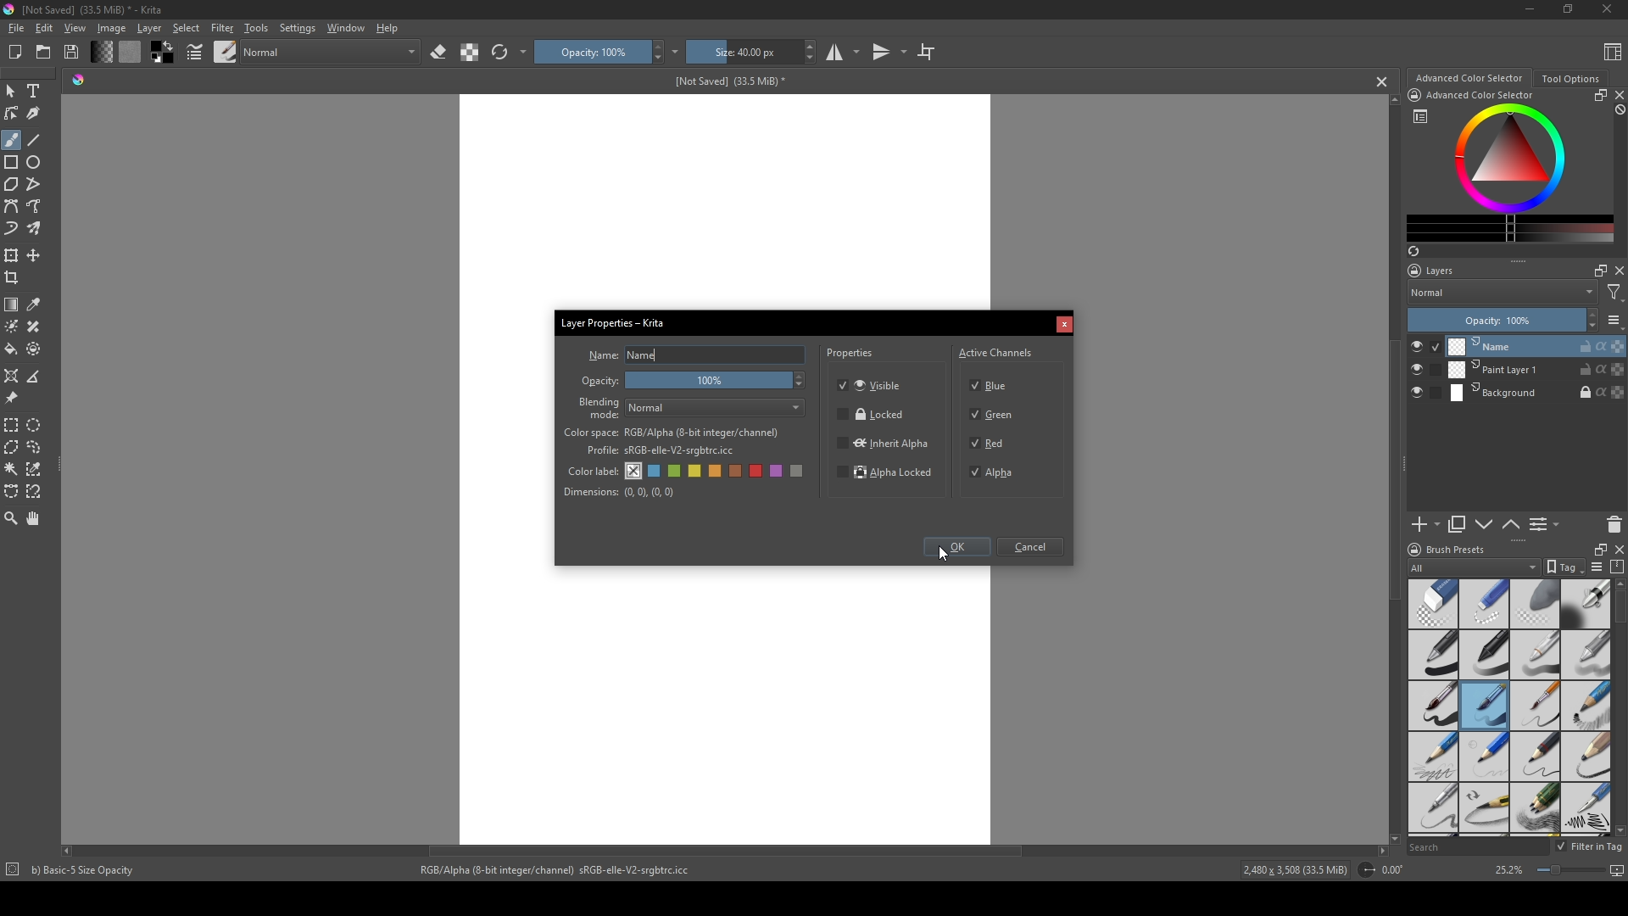  What do you see at coordinates (1592, 314) in the screenshot?
I see `increase` at bounding box center [1592, 314].